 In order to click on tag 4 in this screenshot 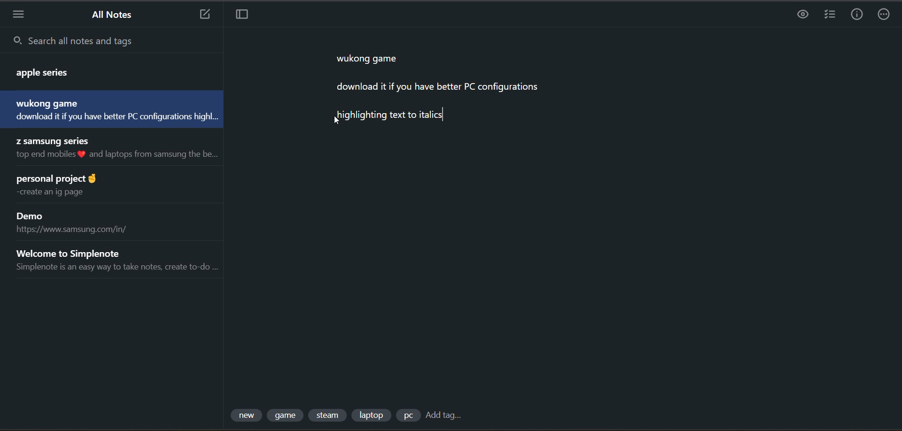, I will do `click(371, 415)`.